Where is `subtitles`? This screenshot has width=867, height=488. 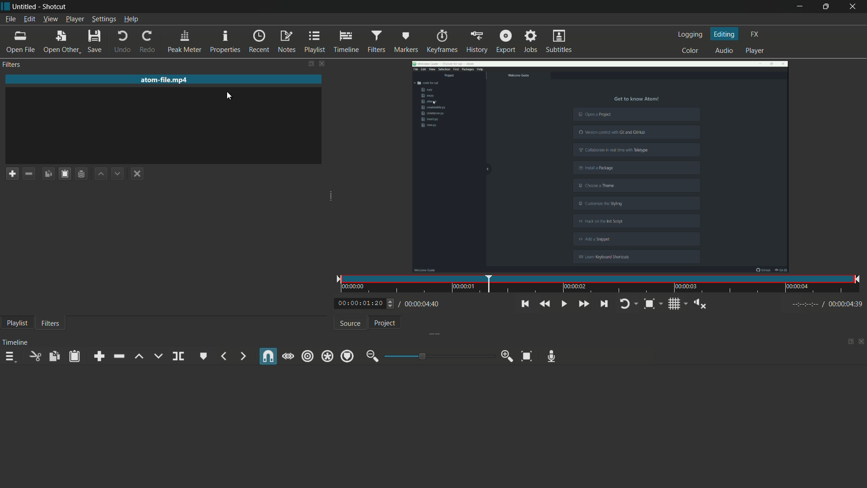
subtitles is located at coordinates (559, 41).